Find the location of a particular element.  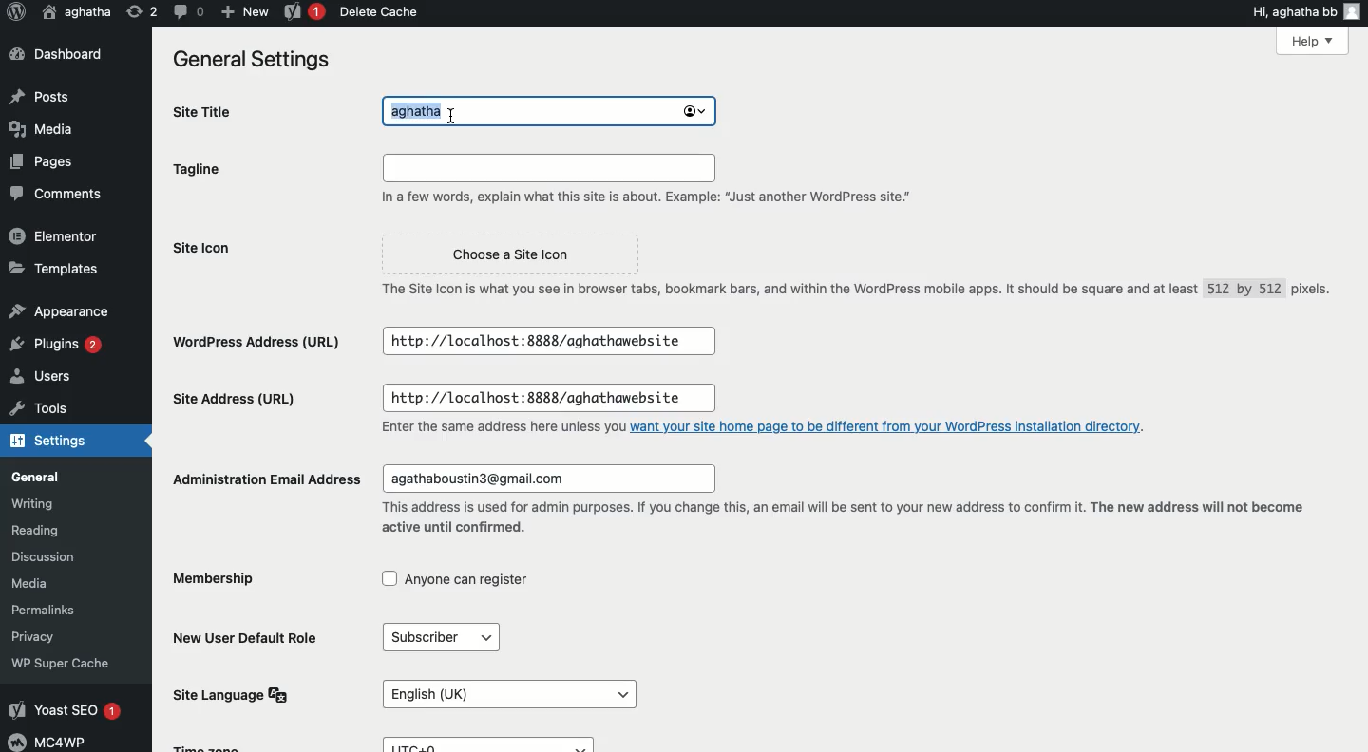

Permalinks is located at coordinates (47, 608).